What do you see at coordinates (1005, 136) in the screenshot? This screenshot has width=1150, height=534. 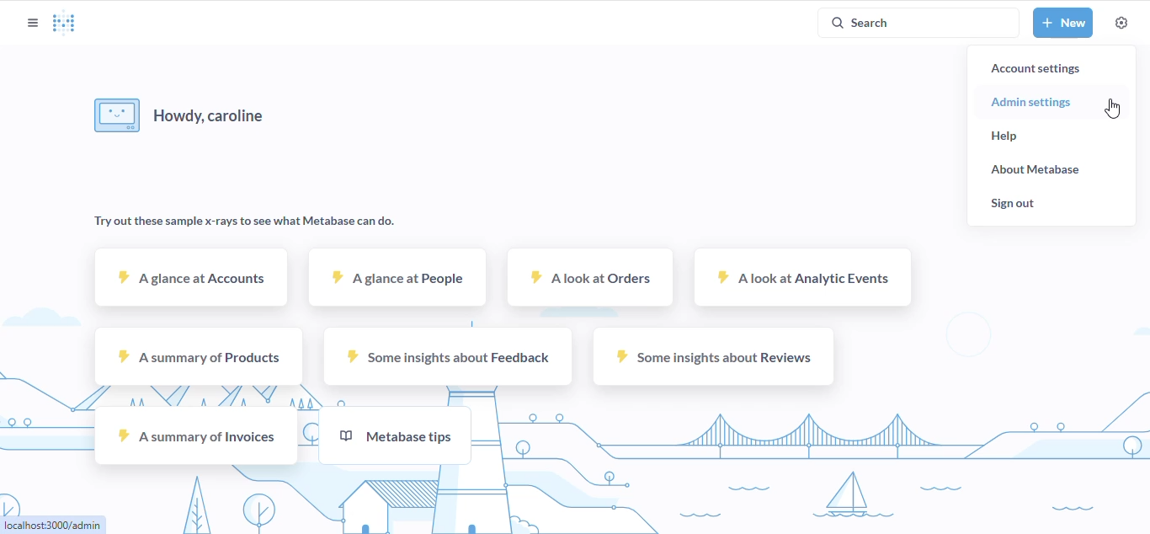 I see `help` at bounding box center [1005, 136].